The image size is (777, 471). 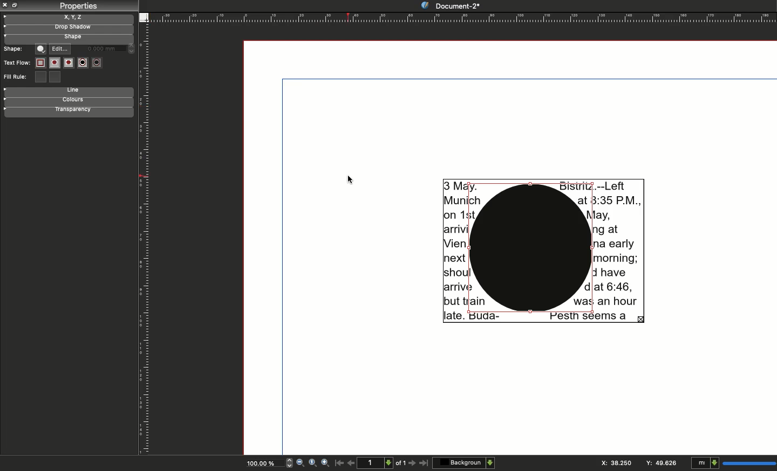 What do you see at coordinates (424, 465) in the screenshot?
I see `Last page` at bounding box center [424, 465].